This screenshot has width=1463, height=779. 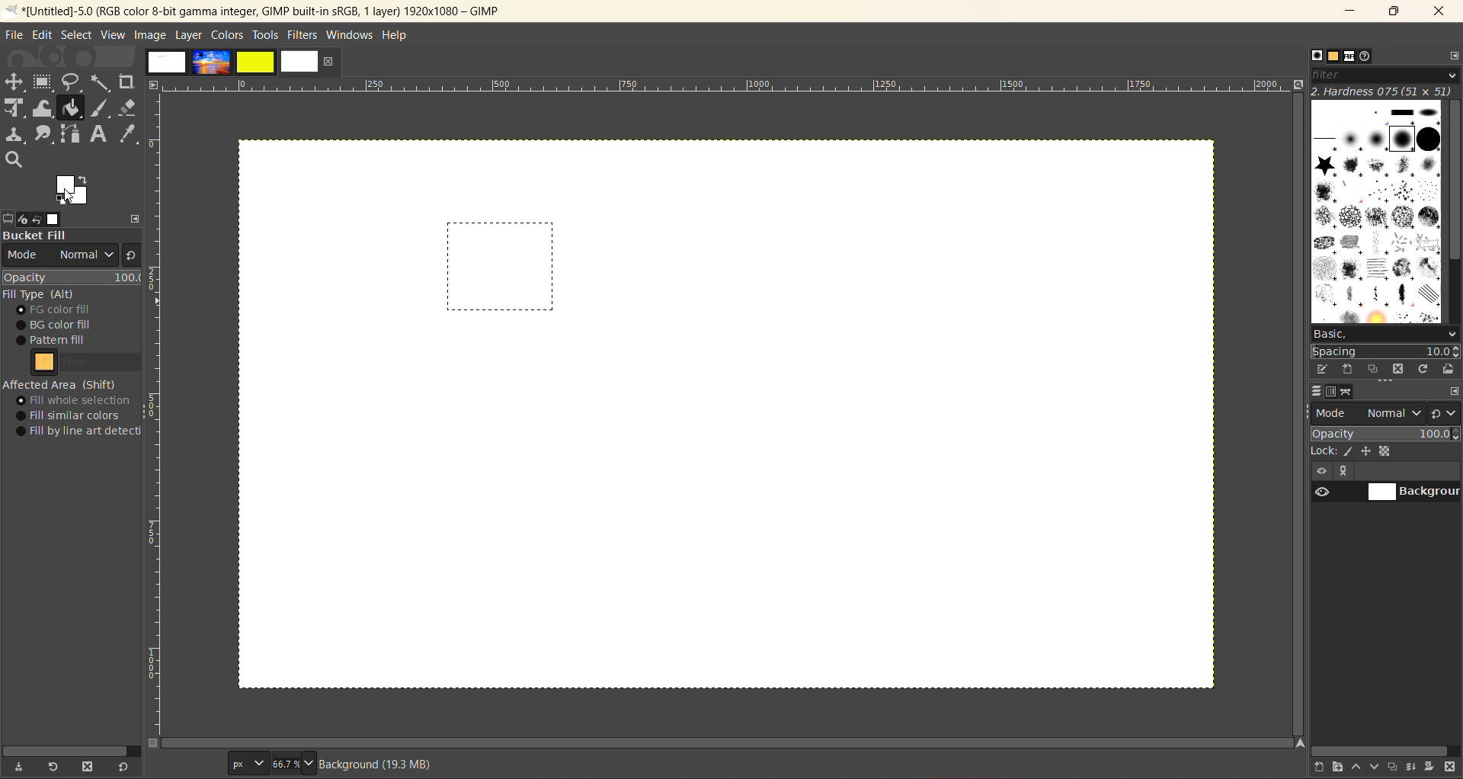 I want to click on file, so click(x=15, y=35).